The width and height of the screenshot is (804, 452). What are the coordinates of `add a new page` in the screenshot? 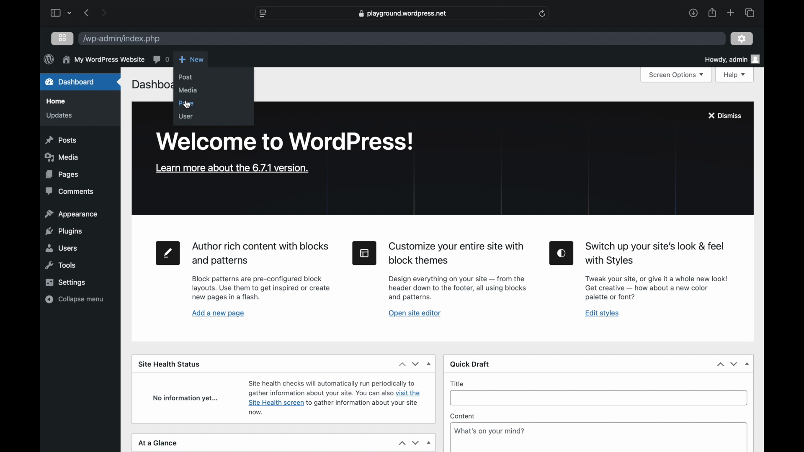 It's located at (219, 314).